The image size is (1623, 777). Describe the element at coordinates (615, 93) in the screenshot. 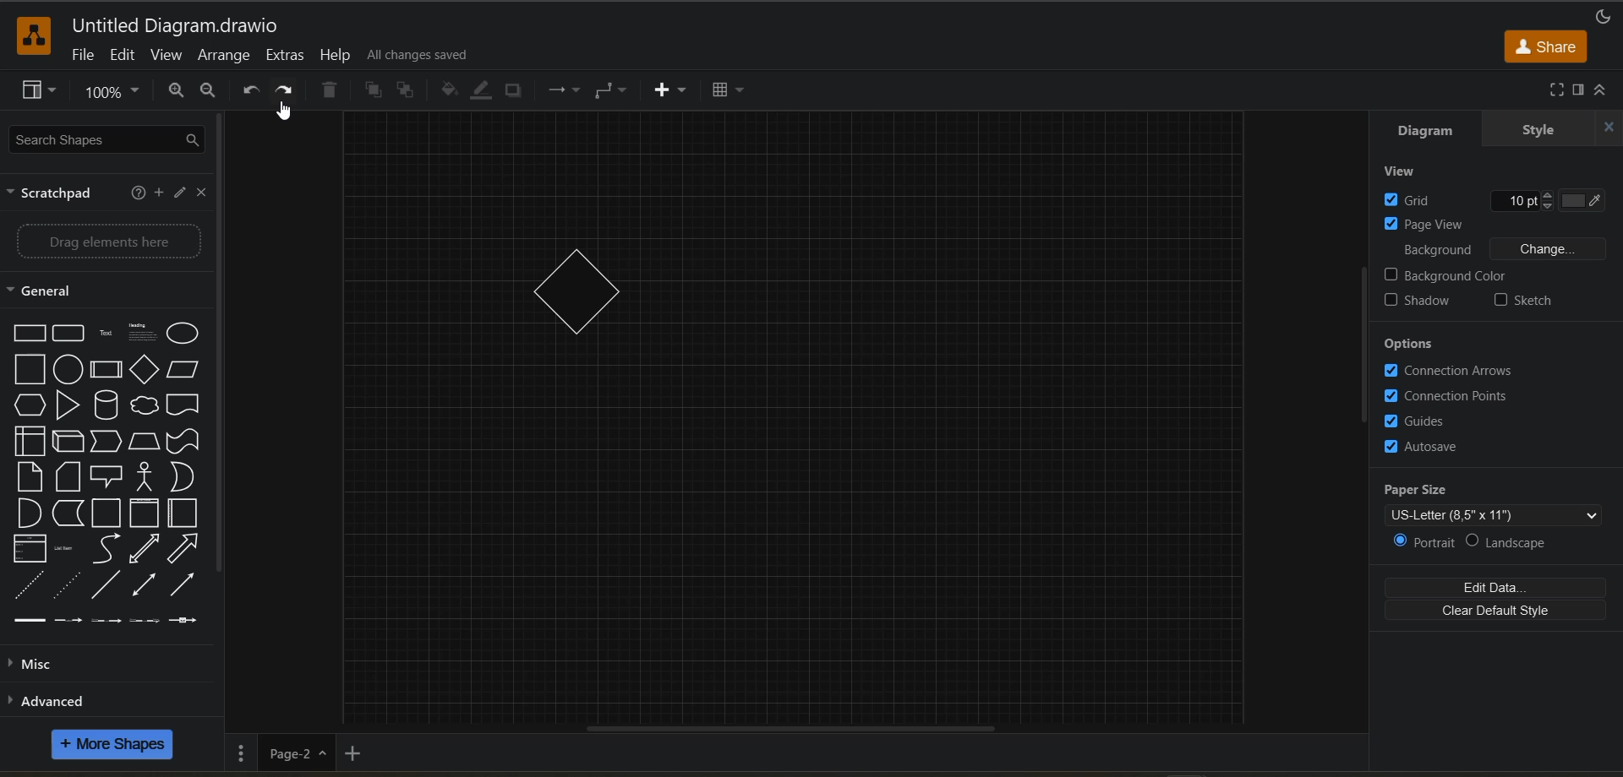

I see `waypoints` at that location.